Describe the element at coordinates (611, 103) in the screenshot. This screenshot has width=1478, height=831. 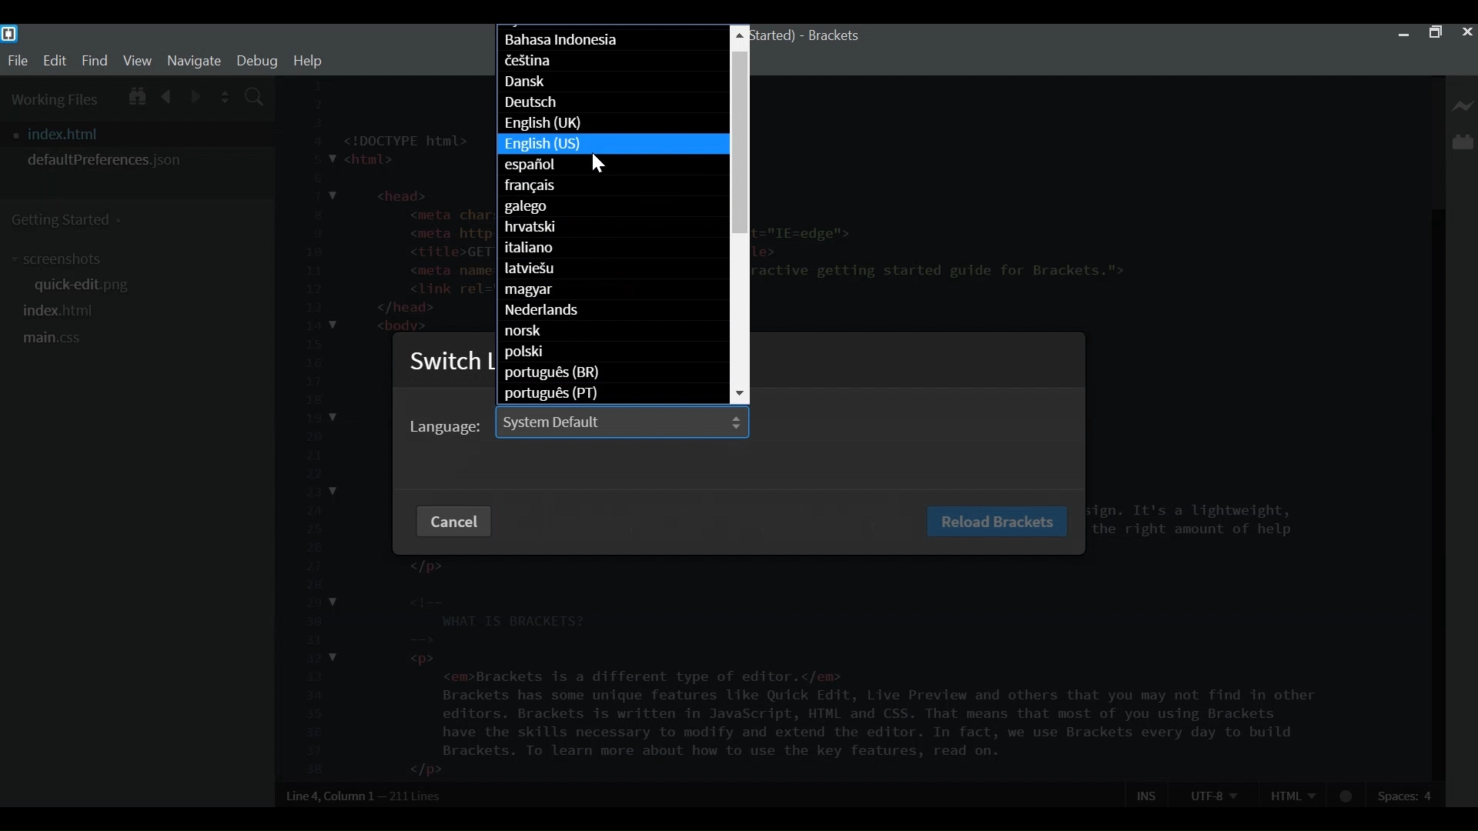
I see `Deutsch` at that location.